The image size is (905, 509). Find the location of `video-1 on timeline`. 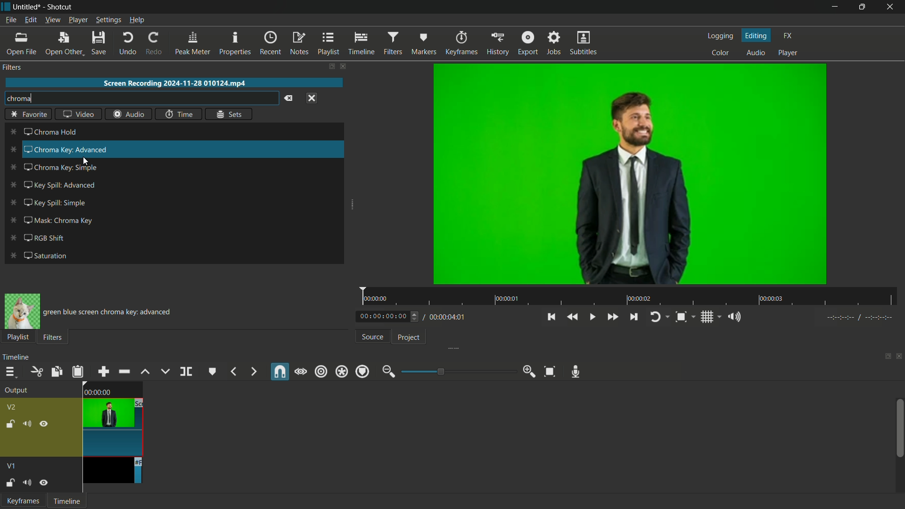

video-1 on timeline is located at coordinates (111, 471).